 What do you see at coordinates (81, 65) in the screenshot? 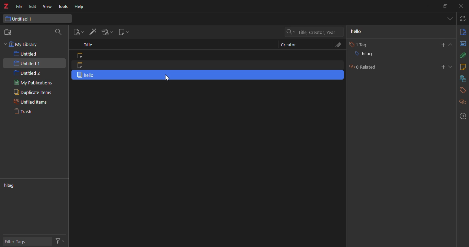
I see `note` at bounding box center [81, 65].